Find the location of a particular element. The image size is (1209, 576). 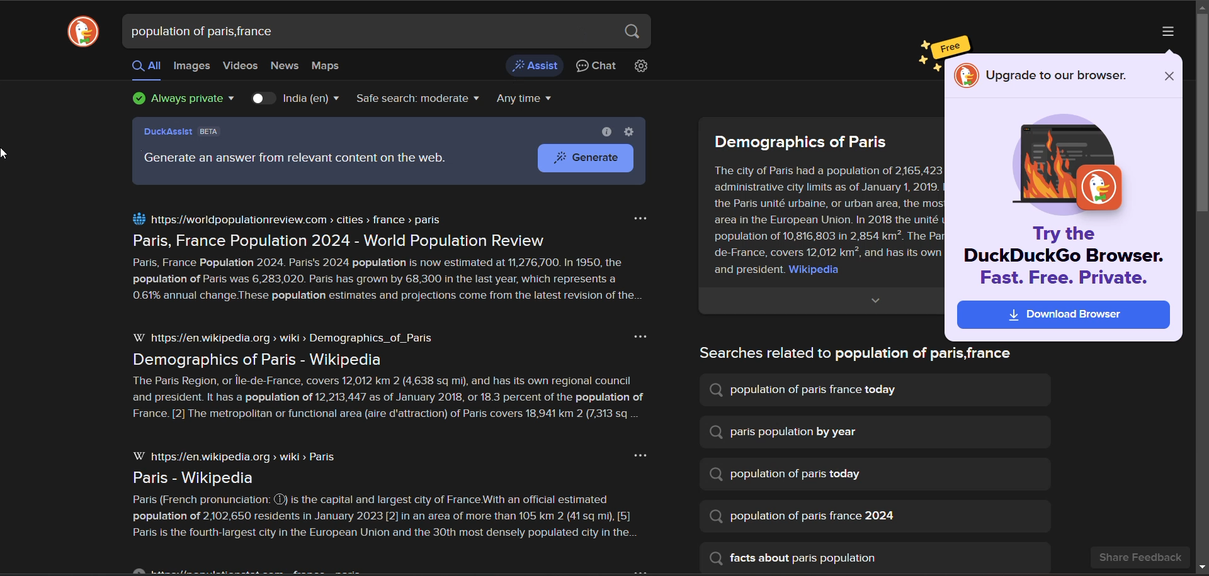

Paris (French pronunciation: (1)) is the capital and largest city of France With an official estimated
population of 2,102,650 residents in January 2023 [2] in an area of more than 105 km 2 (41sq mi), [5]
Paris is the fourth-largest city in the European Union and the 30th most densely populated city in the. is located at coordinates (390, 521).